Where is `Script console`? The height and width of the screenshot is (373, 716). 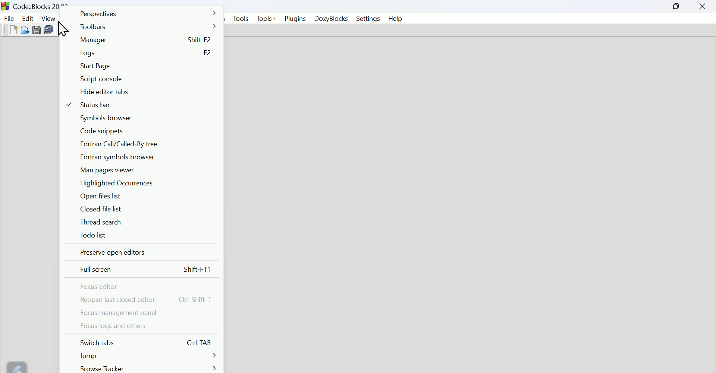 Script console is located at coordinates (101, 80).